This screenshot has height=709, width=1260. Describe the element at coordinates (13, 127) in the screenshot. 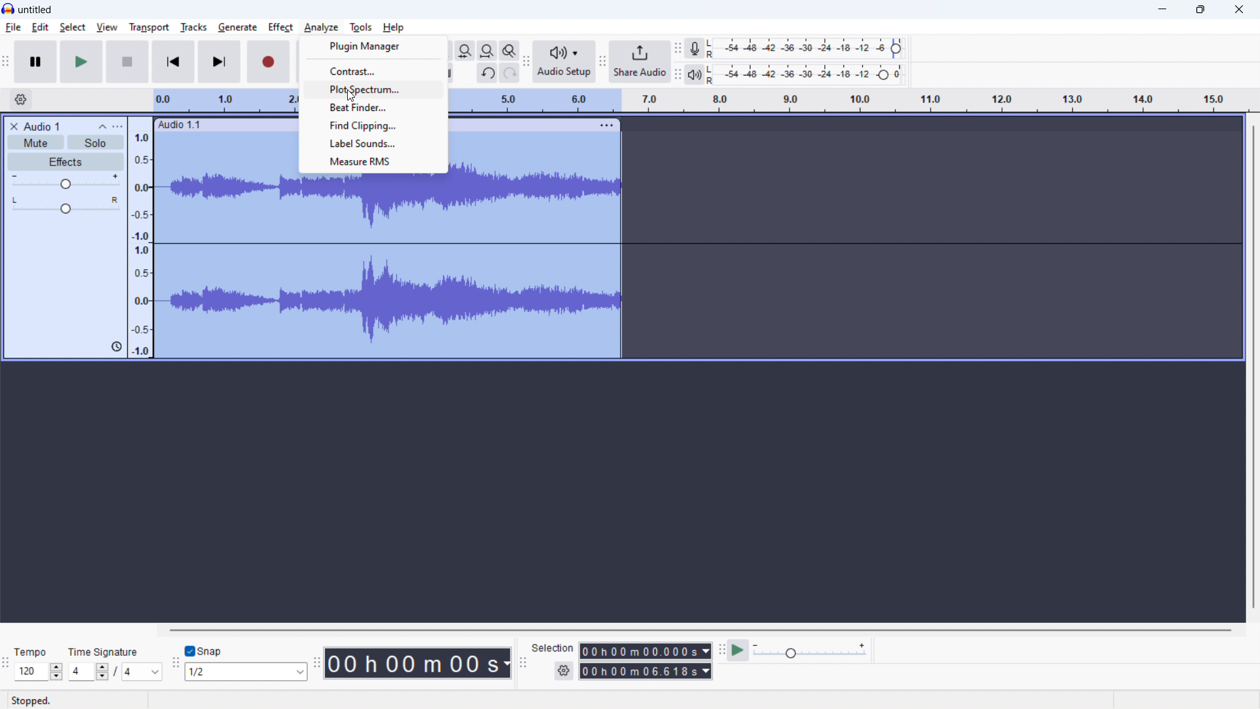

I see `remove track` at that location.